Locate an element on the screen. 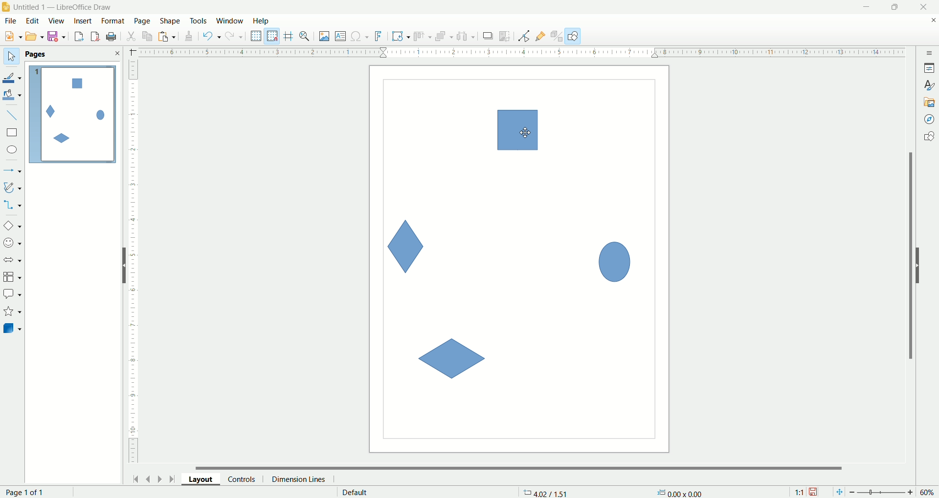 This screenshot has height=498, width=939. zoom factor is located at coordinates (883, 493).